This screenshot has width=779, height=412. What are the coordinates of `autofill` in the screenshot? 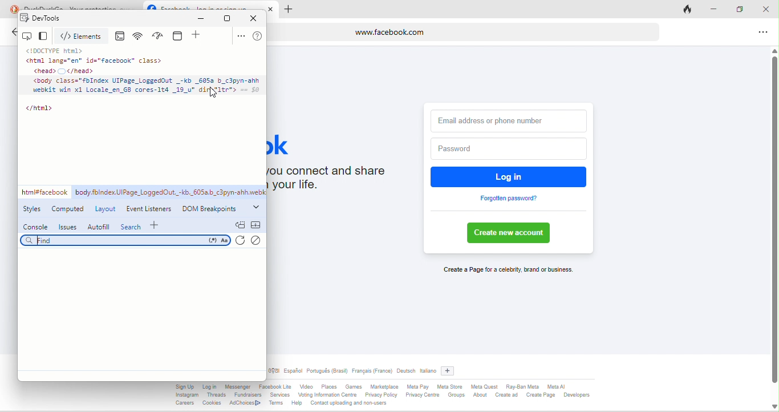 It's located at (98, 226).